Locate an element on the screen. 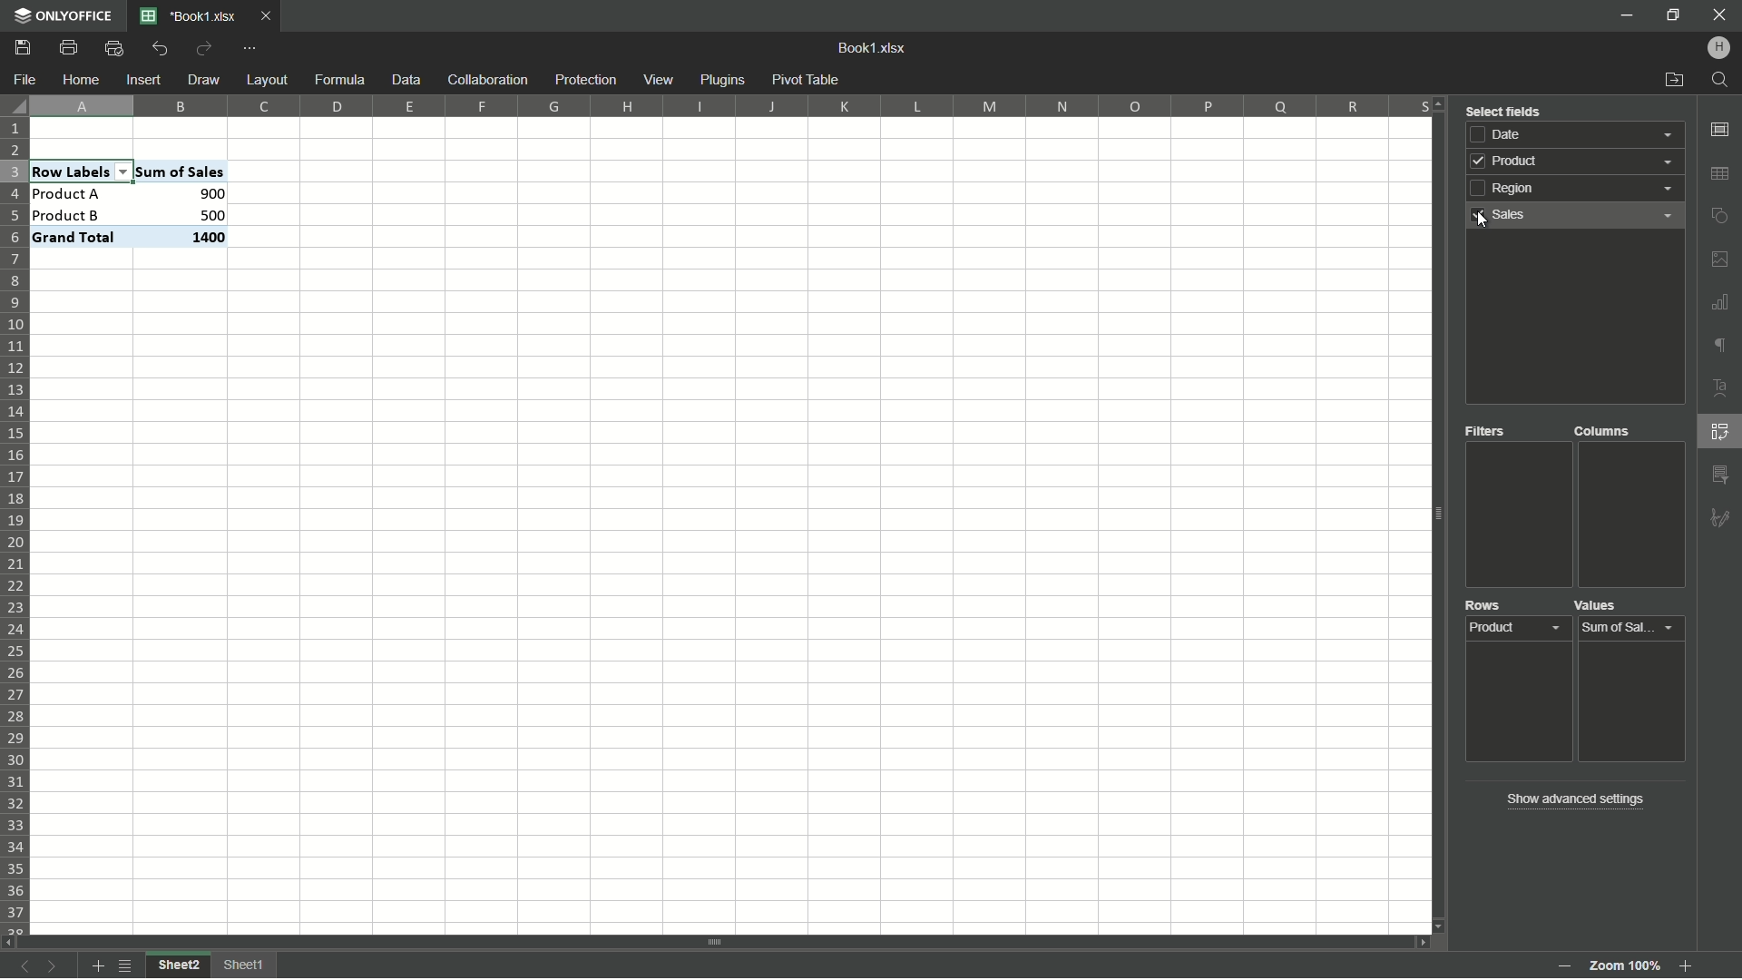  File is located at coordinates (25, 81).